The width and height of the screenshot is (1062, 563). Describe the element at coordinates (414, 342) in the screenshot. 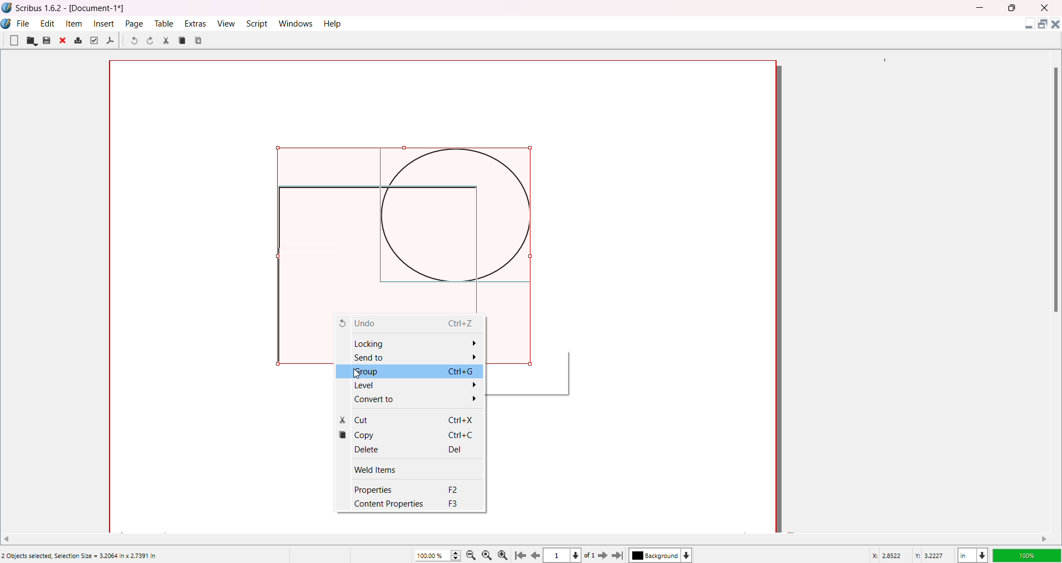

I see `locking` at that location.